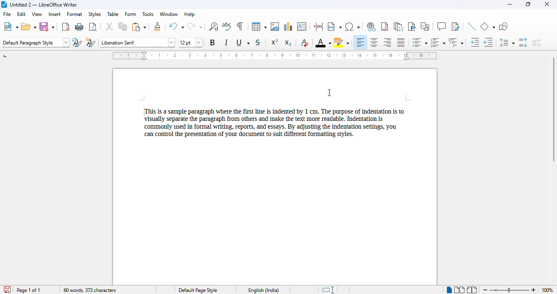 This screenshot has height=294, width=557. What do you see at coordinates (243, 42) in the screenshot?
I see `underline` at bounding box center [243, 42].